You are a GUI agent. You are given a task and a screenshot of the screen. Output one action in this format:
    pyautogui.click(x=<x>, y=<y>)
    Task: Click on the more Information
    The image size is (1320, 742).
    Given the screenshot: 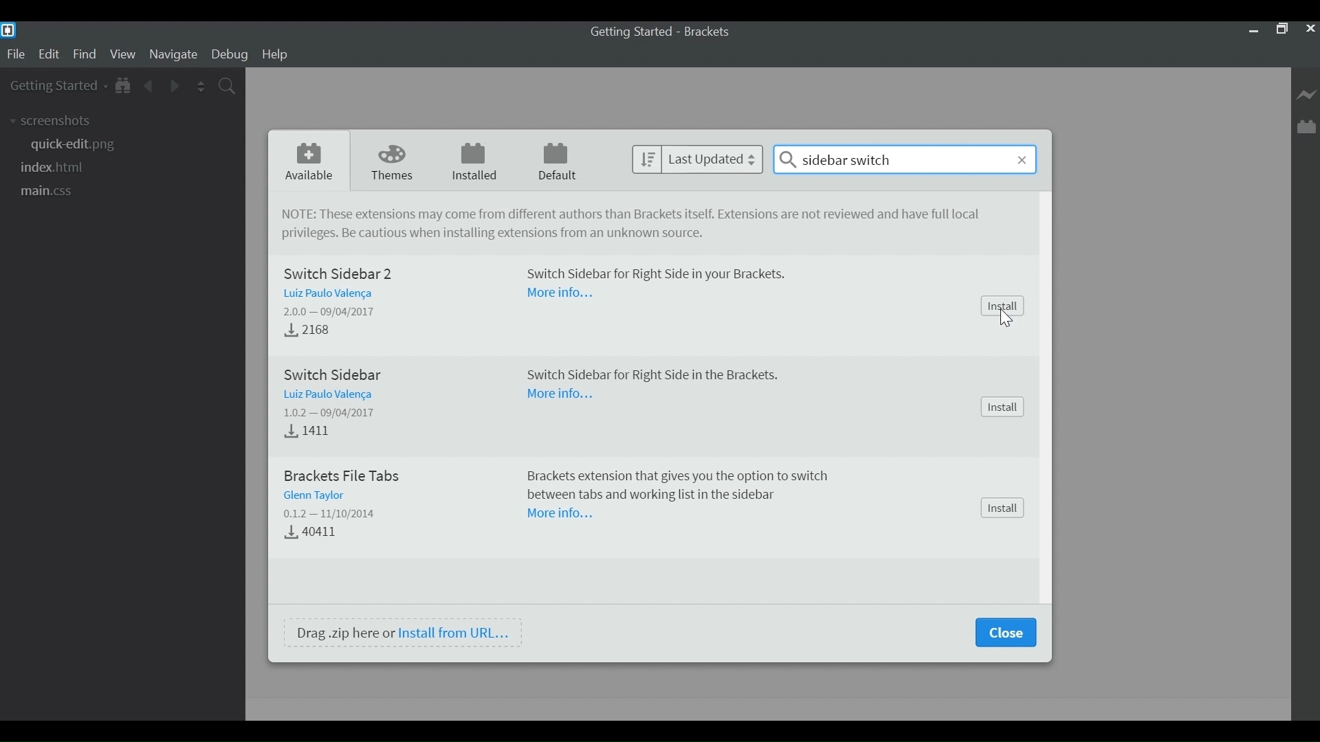 What is the action you would take?
    pyautogui.click(x=558, y=515)
    